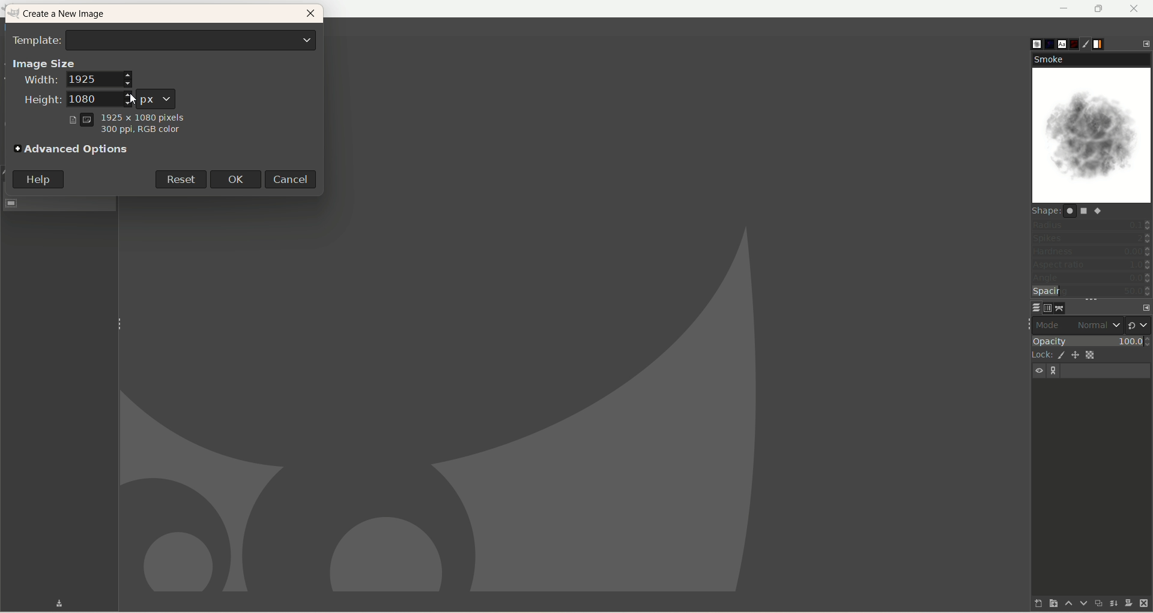 The width and height of the screenshot is (1153, 613). Describe the element at coordinates (1091, 240) in the screenshot. I see `spikes` at that location.